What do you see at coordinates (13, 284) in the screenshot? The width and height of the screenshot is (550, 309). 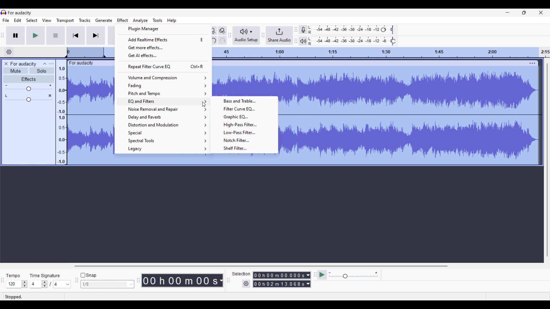 I see `Type in tempo` at bounding box center [13, 284].